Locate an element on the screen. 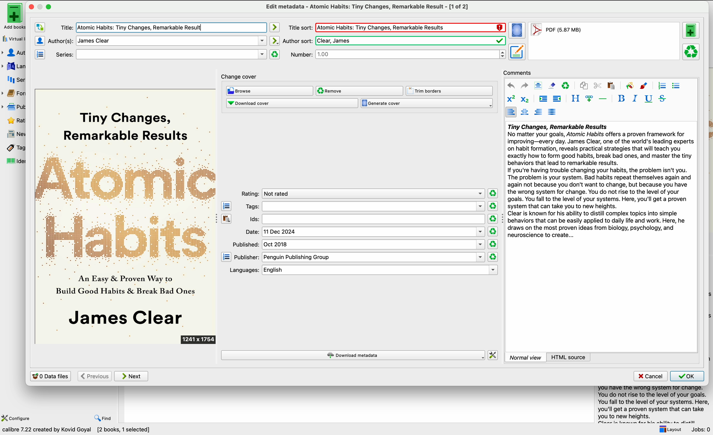  summary is located at coordinates (600, 182).